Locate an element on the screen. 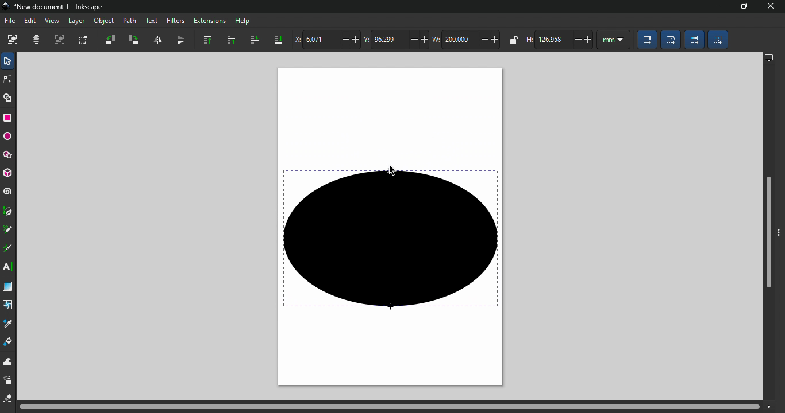 Image resolution: width=785 pixels, height=413 pixels. star/polygon tool is located at coordinates (8, 154).